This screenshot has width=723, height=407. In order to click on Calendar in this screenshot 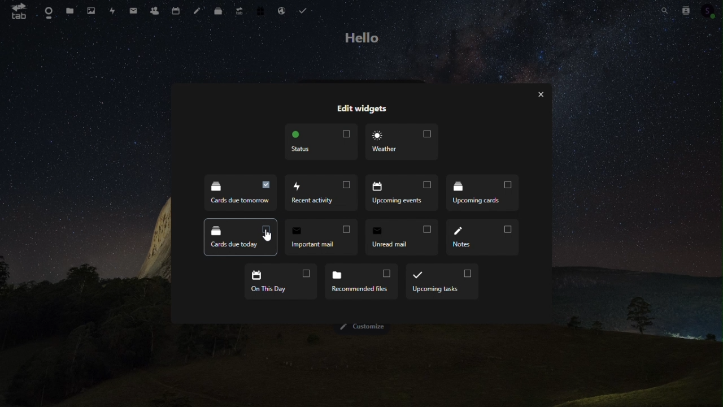, I will do `click(174, 10)`.